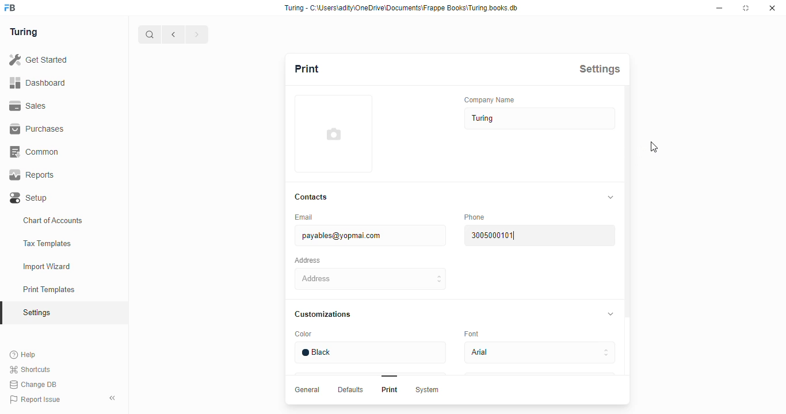  I want to click on Email, so click(312, 217).